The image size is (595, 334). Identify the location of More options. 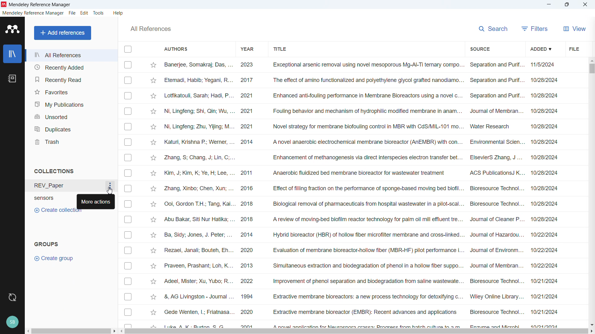
(110, 186).